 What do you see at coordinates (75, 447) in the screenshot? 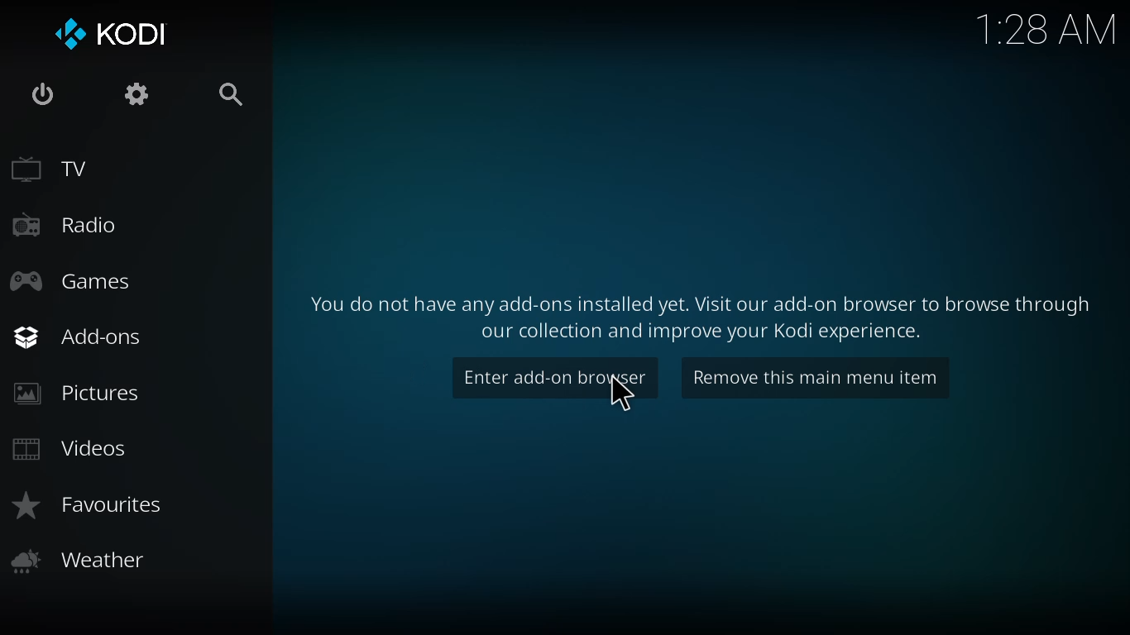
I see `videos` at bounding box center [75, 447].